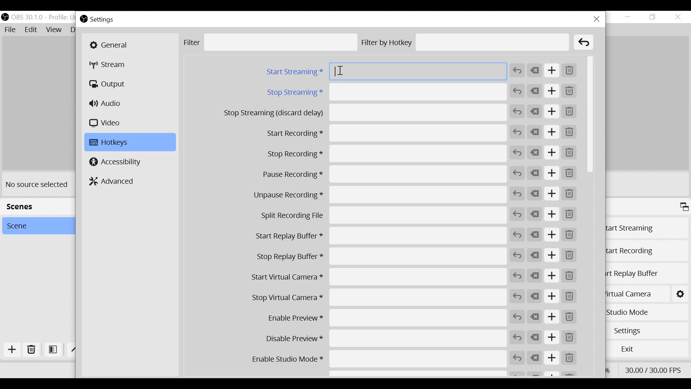 This screenshot has height=389, width=691. What do you see at coordinates (569, 276) in the screenshot?
I see `Remove` at bounding box center [569, 276].